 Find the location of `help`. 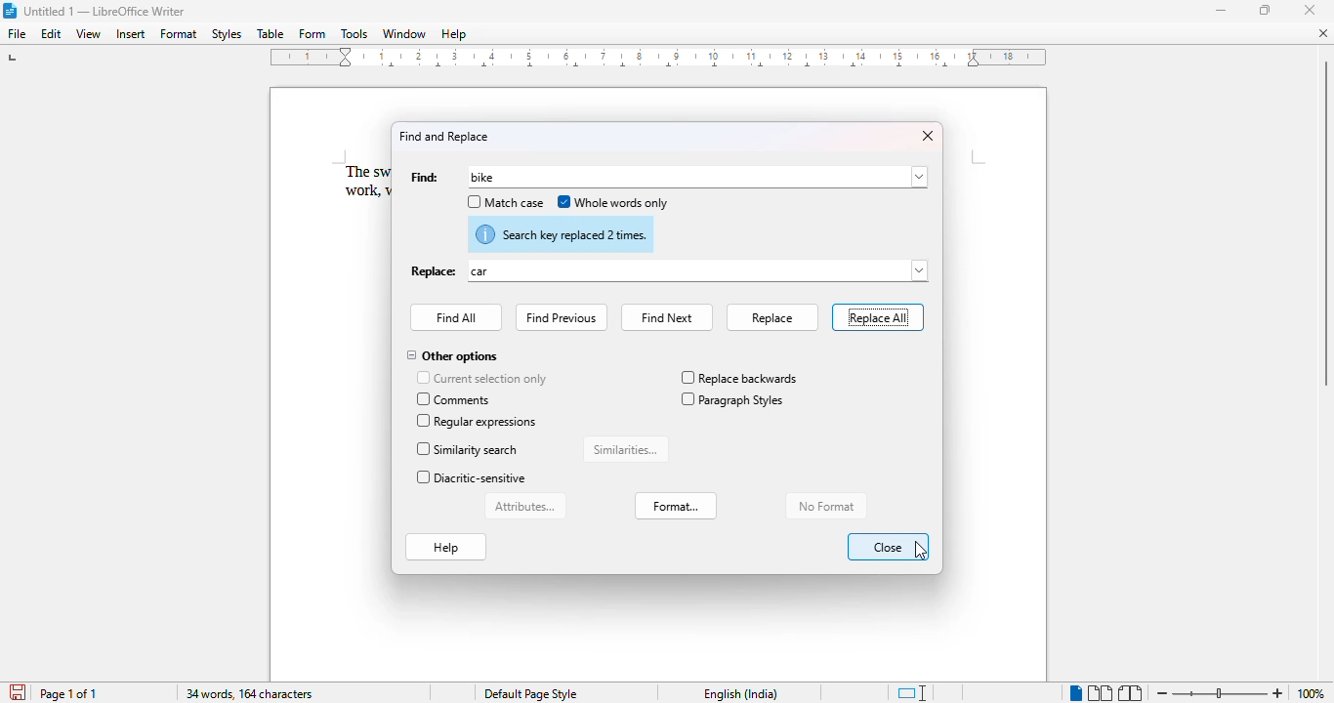

help is located at coordinates (446, 548).